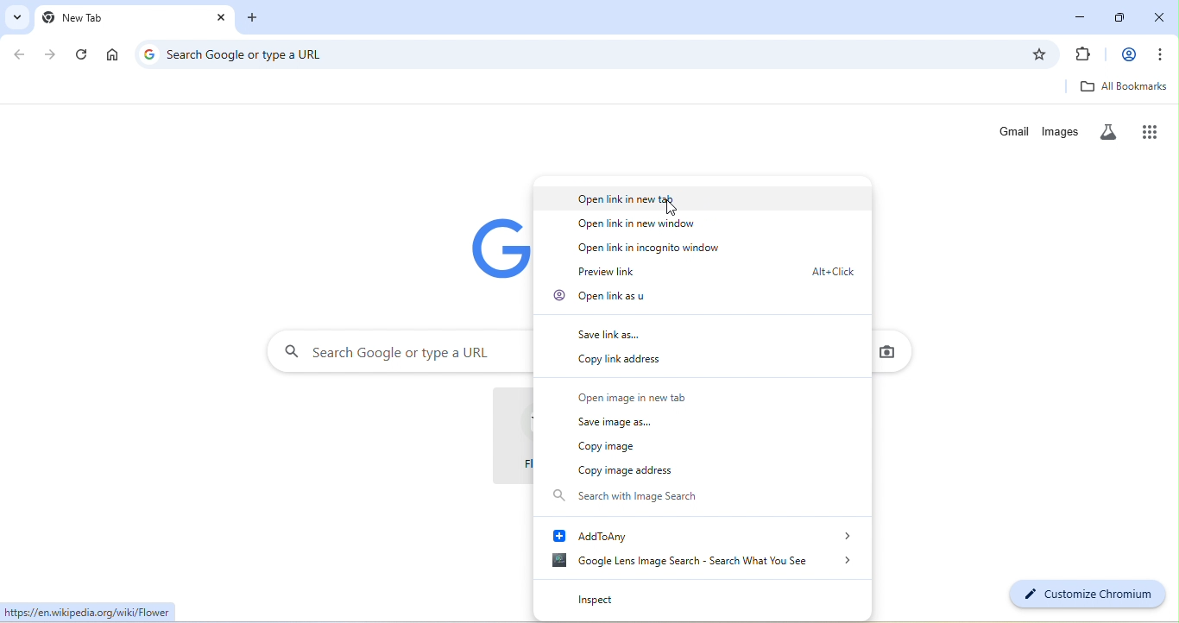 This screenshot has height=623, width=1179. I want to click on copy link address, so click(628, 360).